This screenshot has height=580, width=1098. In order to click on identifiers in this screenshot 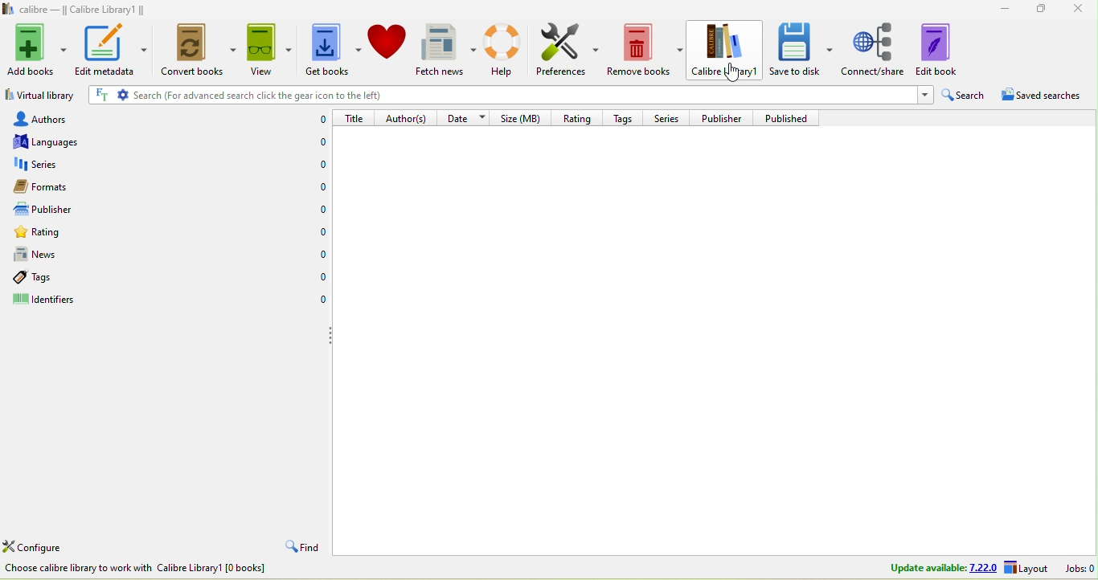, I will do `click(60, 301)`.